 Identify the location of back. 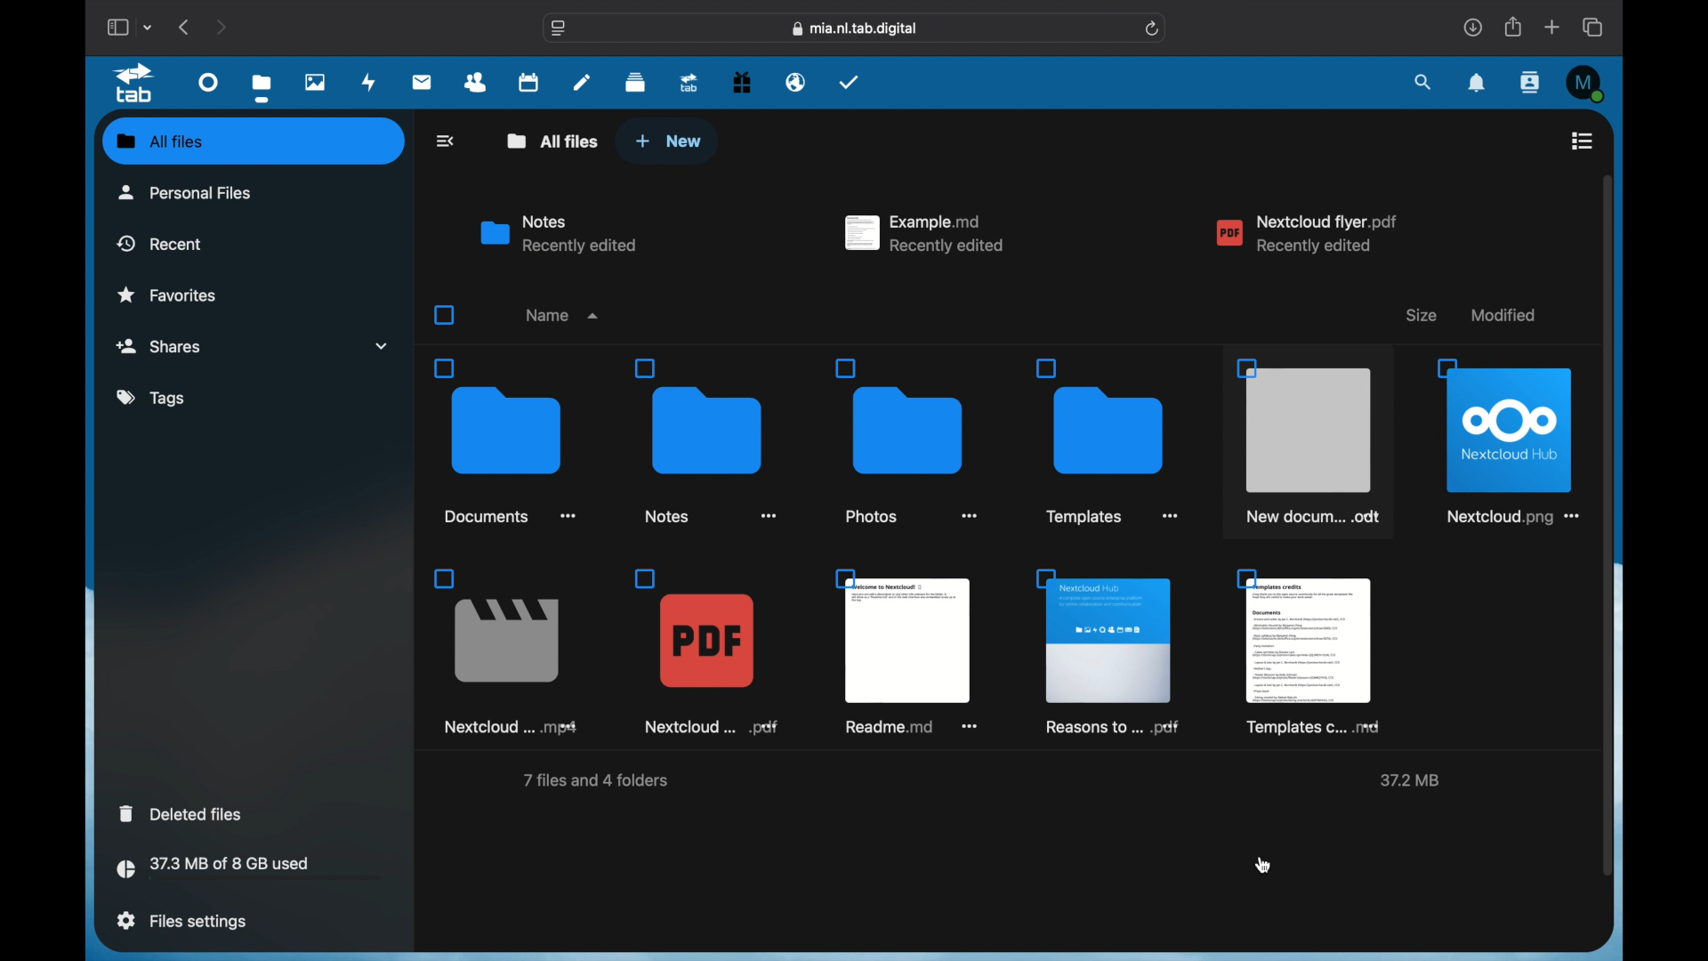
(447, 141).